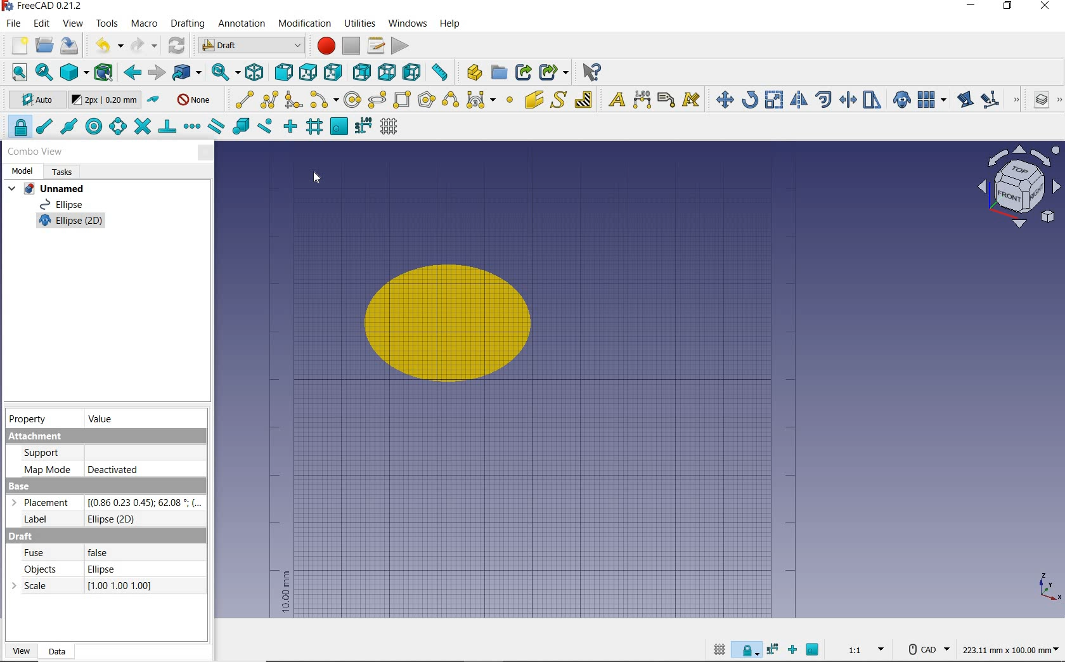 The height and width of the screenshot is (662, 1065). What do you see at coordinates (325, 100) in the screenshot?
I see `arc tools` at bounding box center [325, 100].